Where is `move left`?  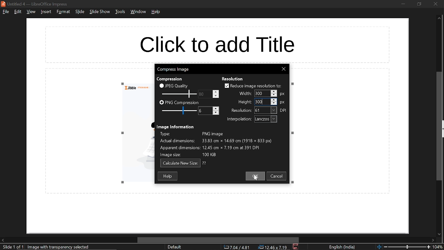 move left is located at coordinates (3, 240).